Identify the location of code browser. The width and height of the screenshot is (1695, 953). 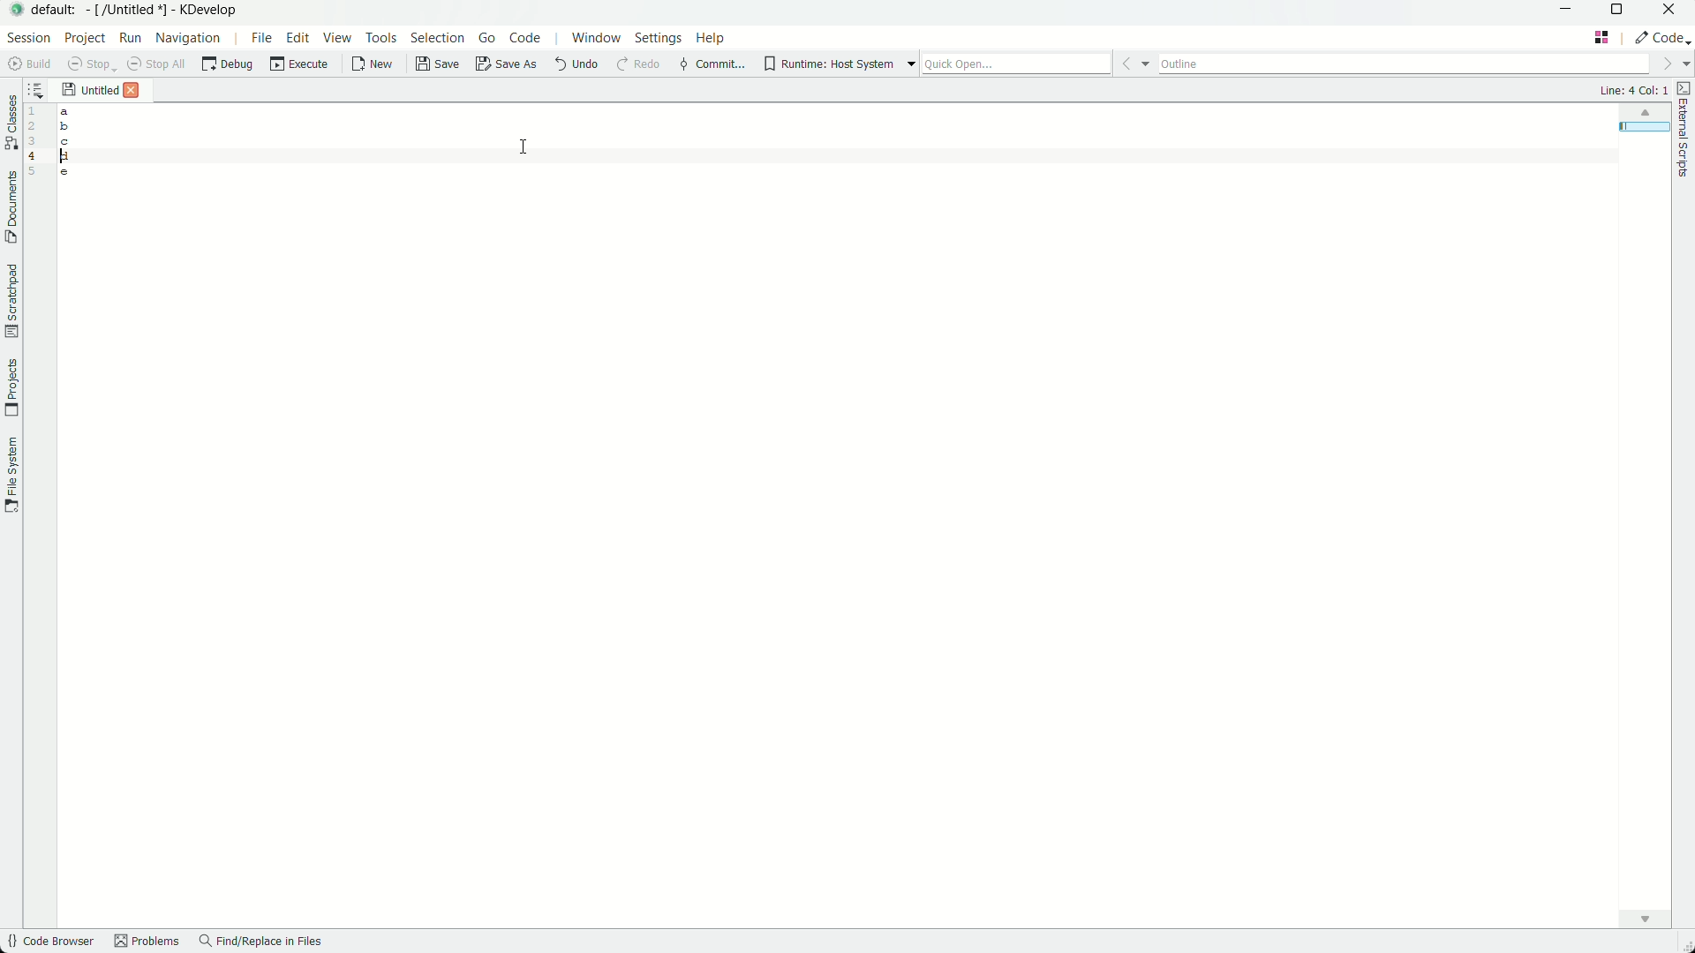
(49, 942).